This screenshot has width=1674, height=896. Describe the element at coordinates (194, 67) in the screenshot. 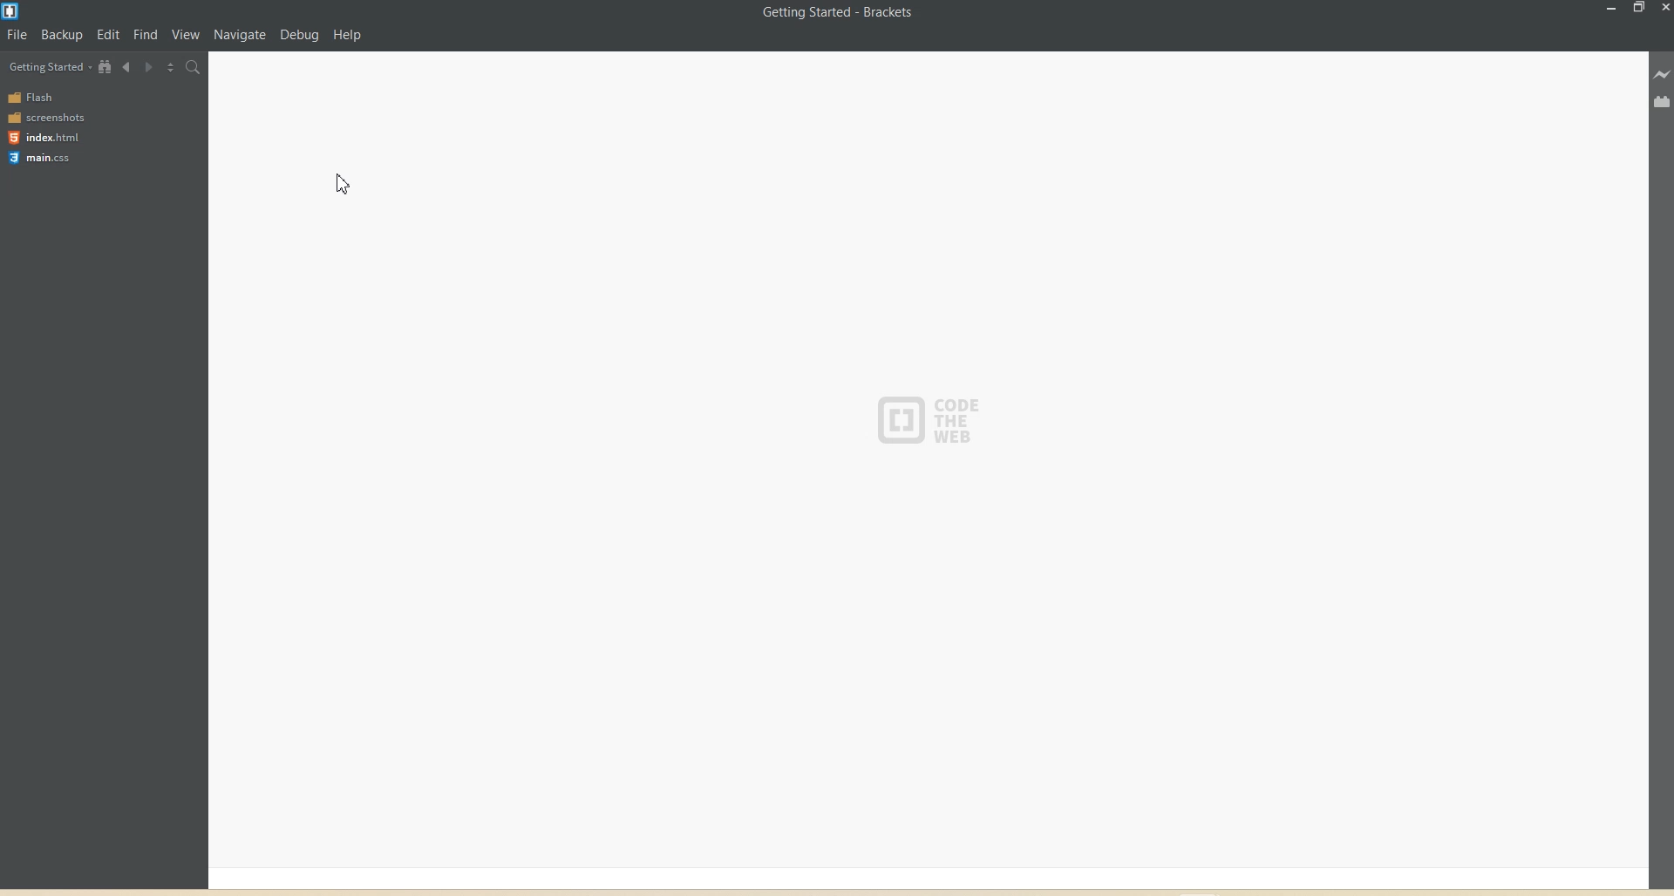

I see `Find in files` at that location.